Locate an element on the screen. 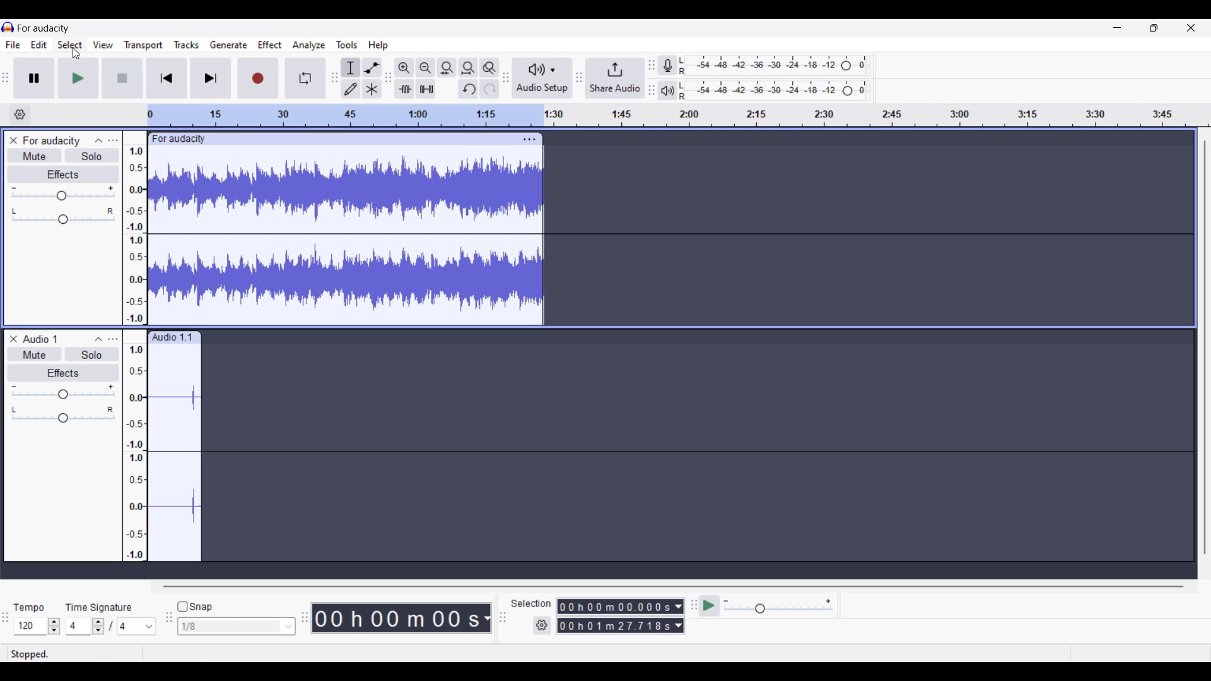 The height and width of the screenshot is (681, 1211). cursor is located at coordinates (77, 55).